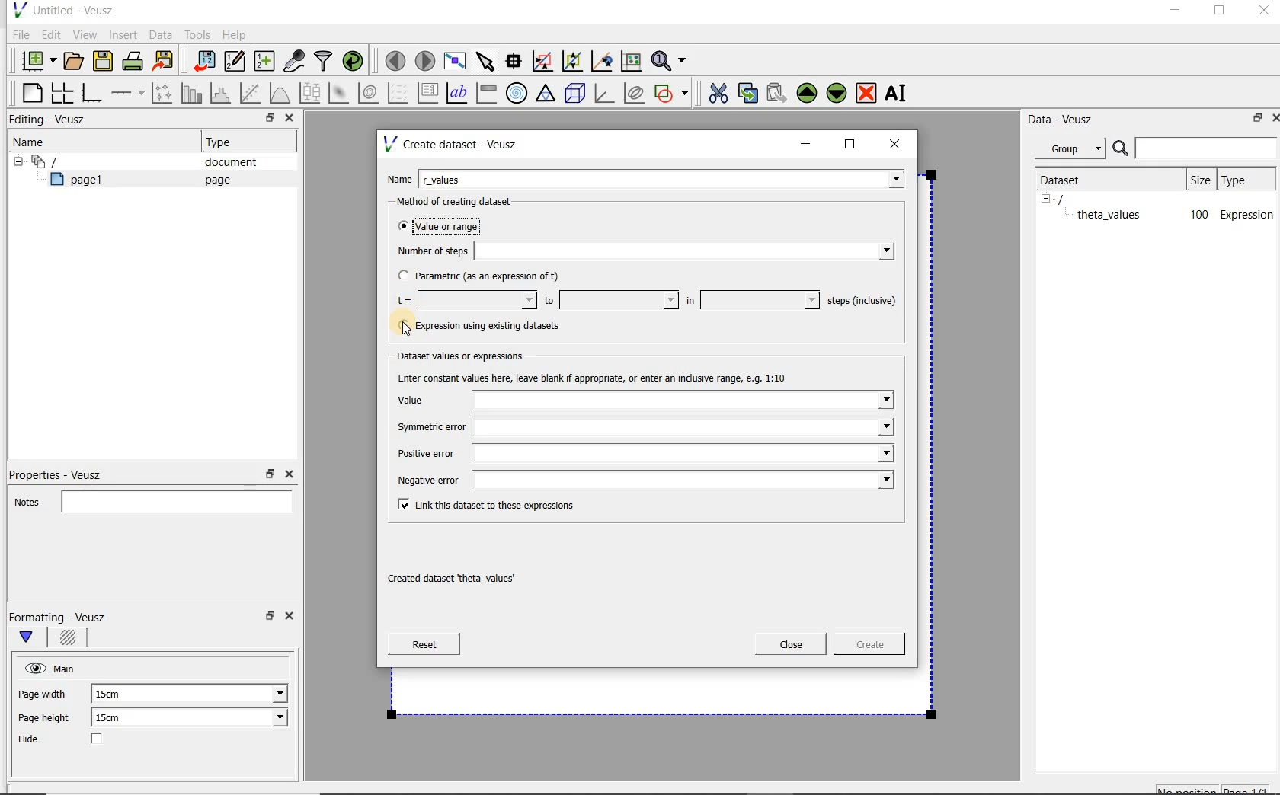 The width and height of the screenshot is (1280, 795). What do you see at coordinates (806, 144) in the screenshot?
I see `minimize` at bounding box center [806, 144].